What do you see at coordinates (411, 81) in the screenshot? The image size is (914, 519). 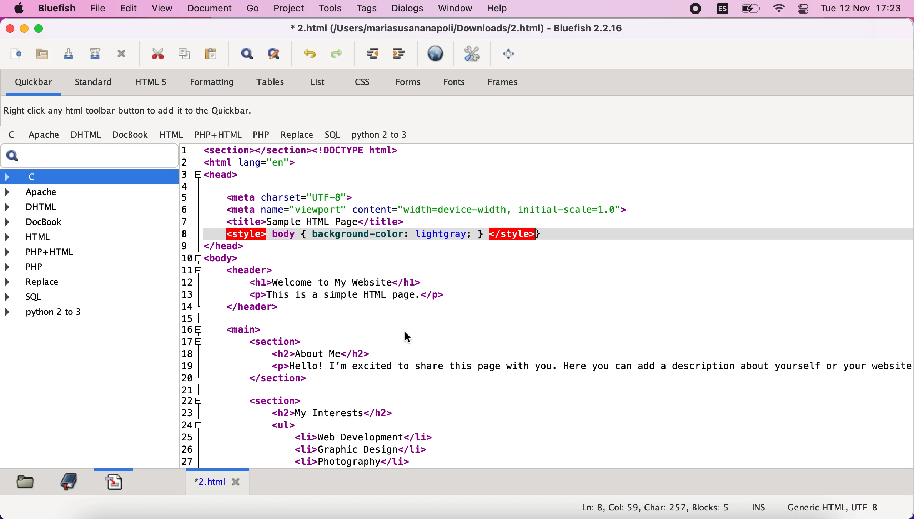 I see `forms` at bounding box center [411, 81].